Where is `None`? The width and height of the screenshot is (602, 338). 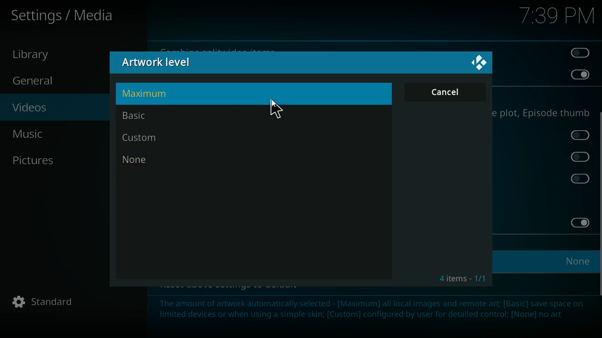
None is located at coordinates (580, 260).